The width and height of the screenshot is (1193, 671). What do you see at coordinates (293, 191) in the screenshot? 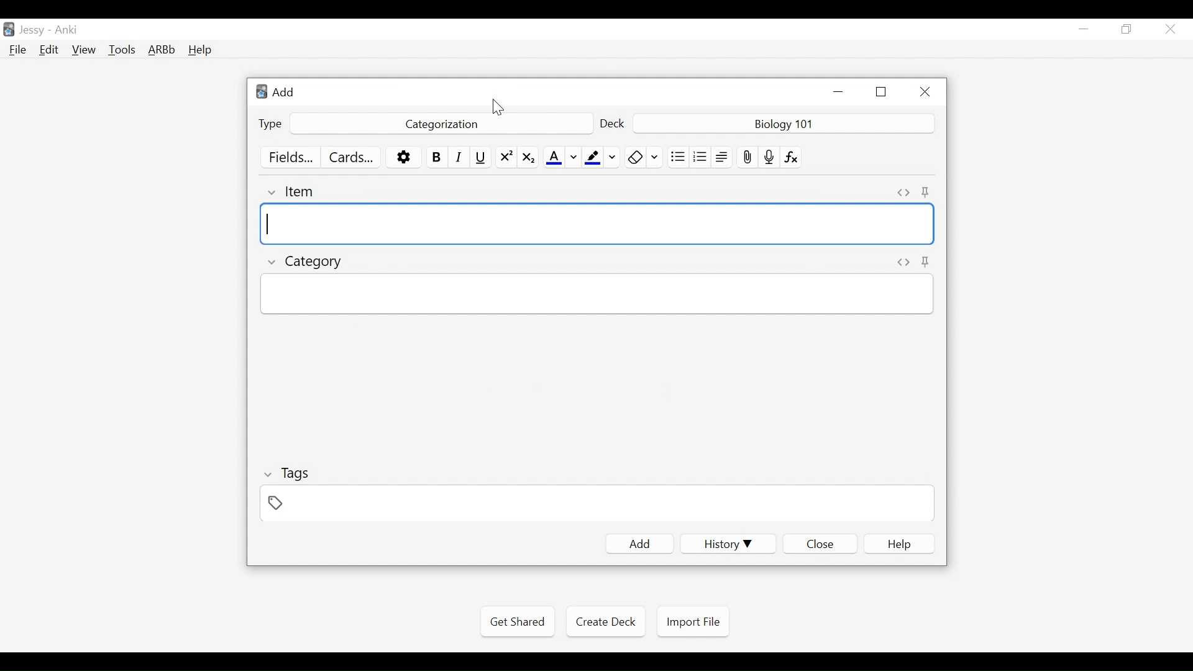
I see `Item` at bounding box center [293, 191].